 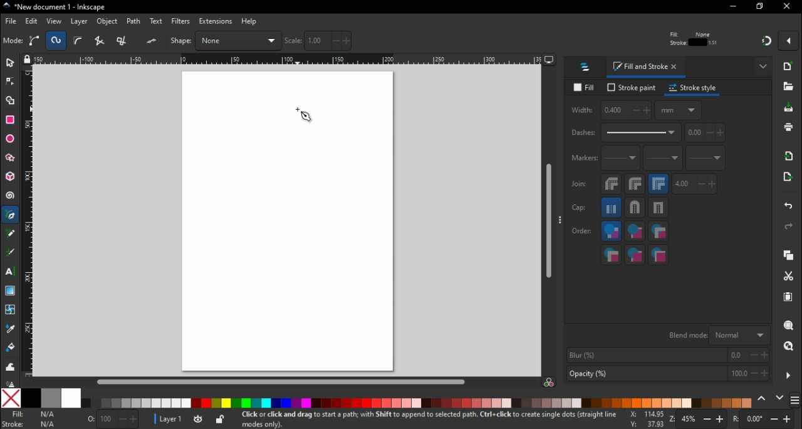 What do you see at coordinates (28, 223) in the screenshot?
I see `vertical ruler` at bounding box center [28, 223].